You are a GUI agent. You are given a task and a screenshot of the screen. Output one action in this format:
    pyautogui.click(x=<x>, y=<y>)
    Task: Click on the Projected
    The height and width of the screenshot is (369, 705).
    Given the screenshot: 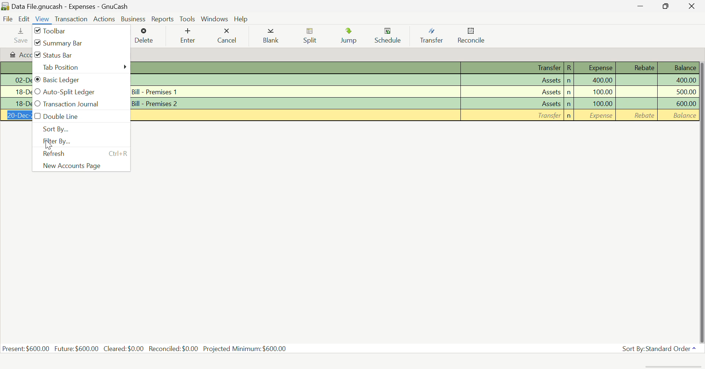 What is the action you would take?
    pyautogui.click(x=245, y=348)
    